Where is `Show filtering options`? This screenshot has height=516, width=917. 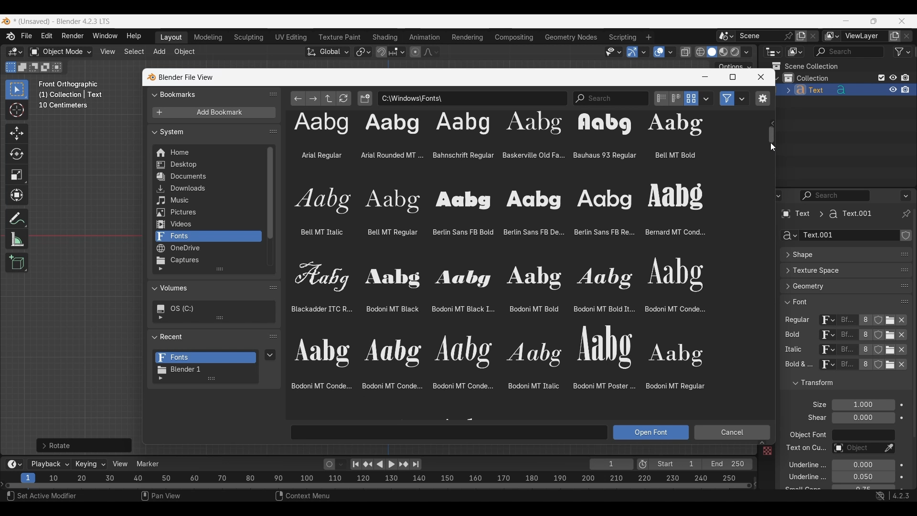
Show filtering options is located at coordinates (160, 317).